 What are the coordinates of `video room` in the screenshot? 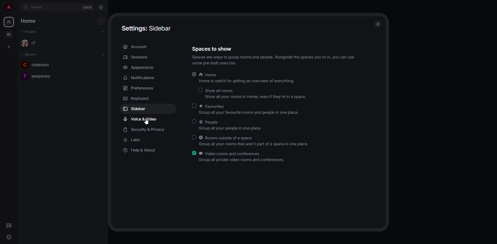 It's located at (9, 34).